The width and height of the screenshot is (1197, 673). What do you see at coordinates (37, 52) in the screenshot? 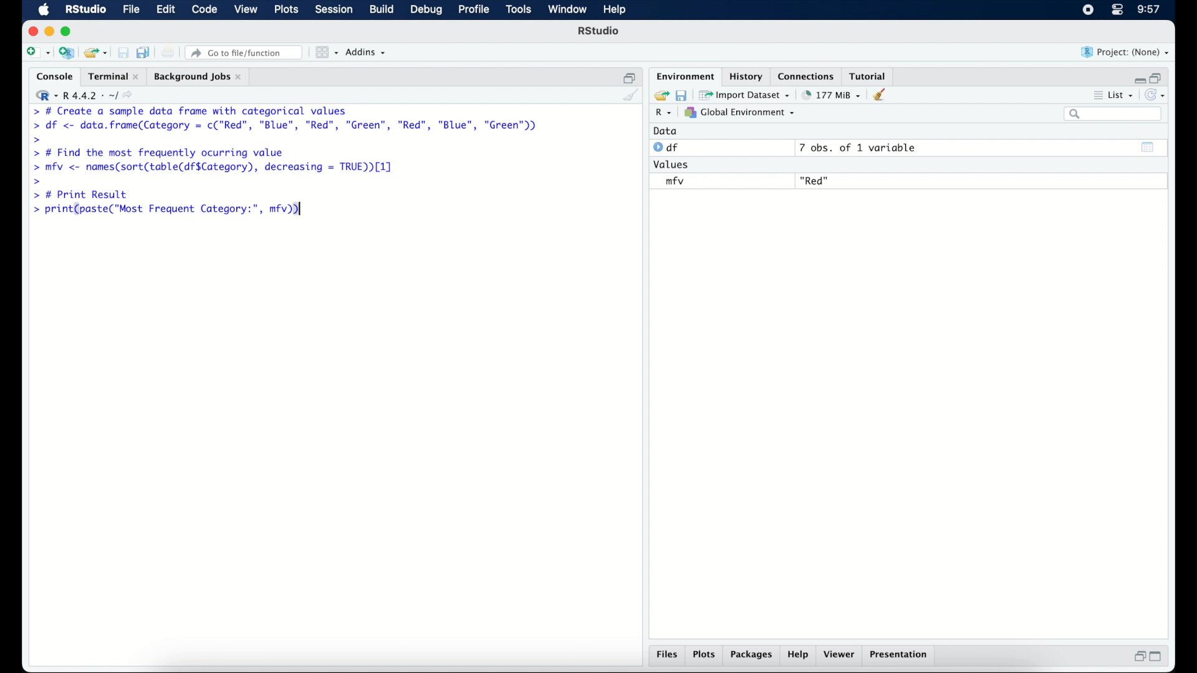
I see `new file` at bounding box center [37, 52].